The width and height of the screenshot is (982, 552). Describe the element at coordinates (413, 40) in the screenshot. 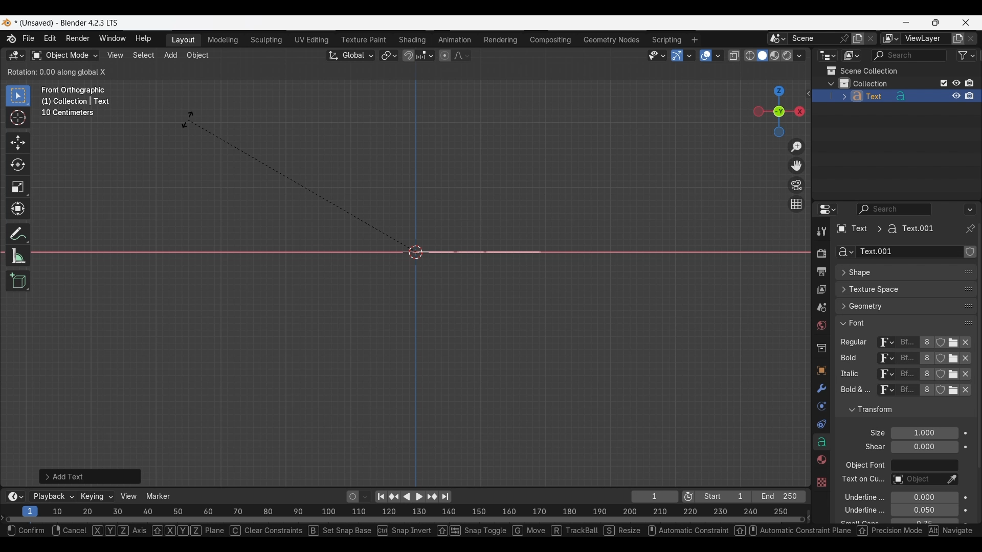

I see `Shading workspace ` at that location.